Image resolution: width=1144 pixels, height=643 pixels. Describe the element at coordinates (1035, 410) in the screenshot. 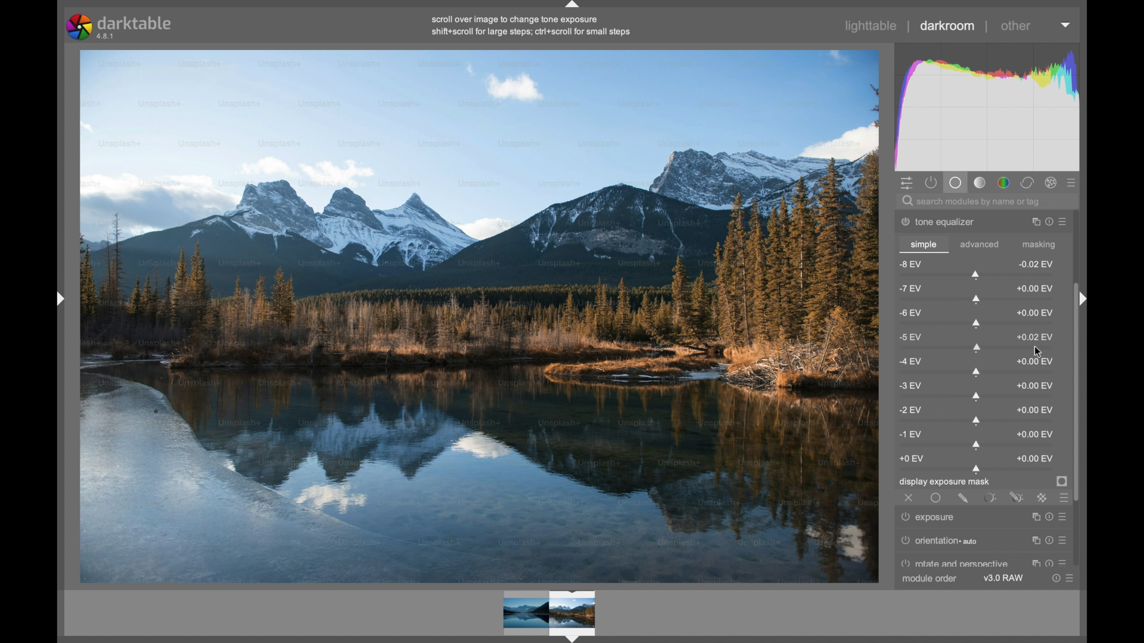

I see `0.00 ev` at that location.